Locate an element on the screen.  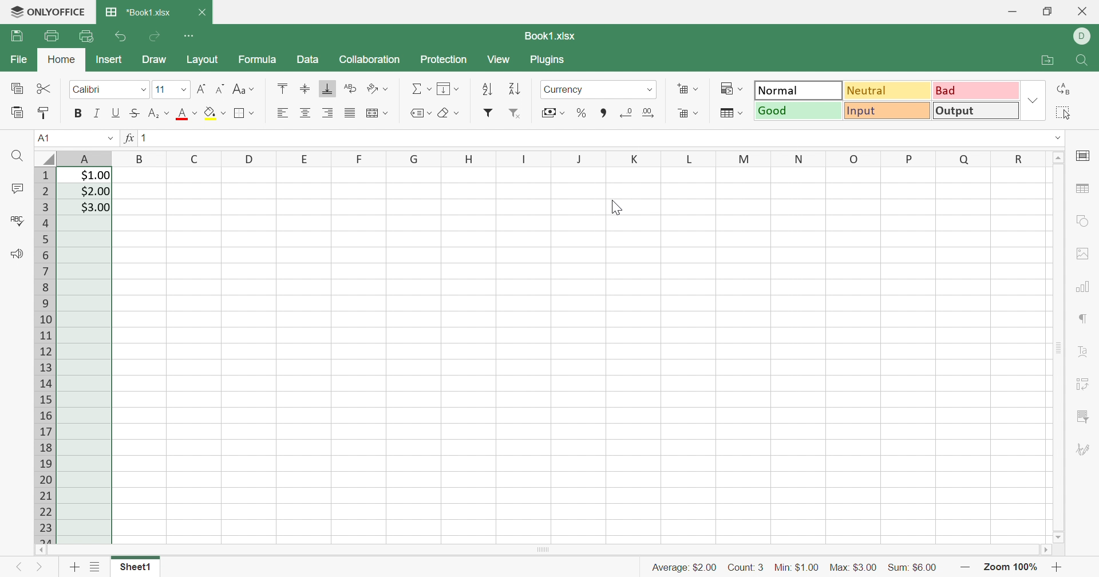
Zoom in is located at coordinates (964, 568).